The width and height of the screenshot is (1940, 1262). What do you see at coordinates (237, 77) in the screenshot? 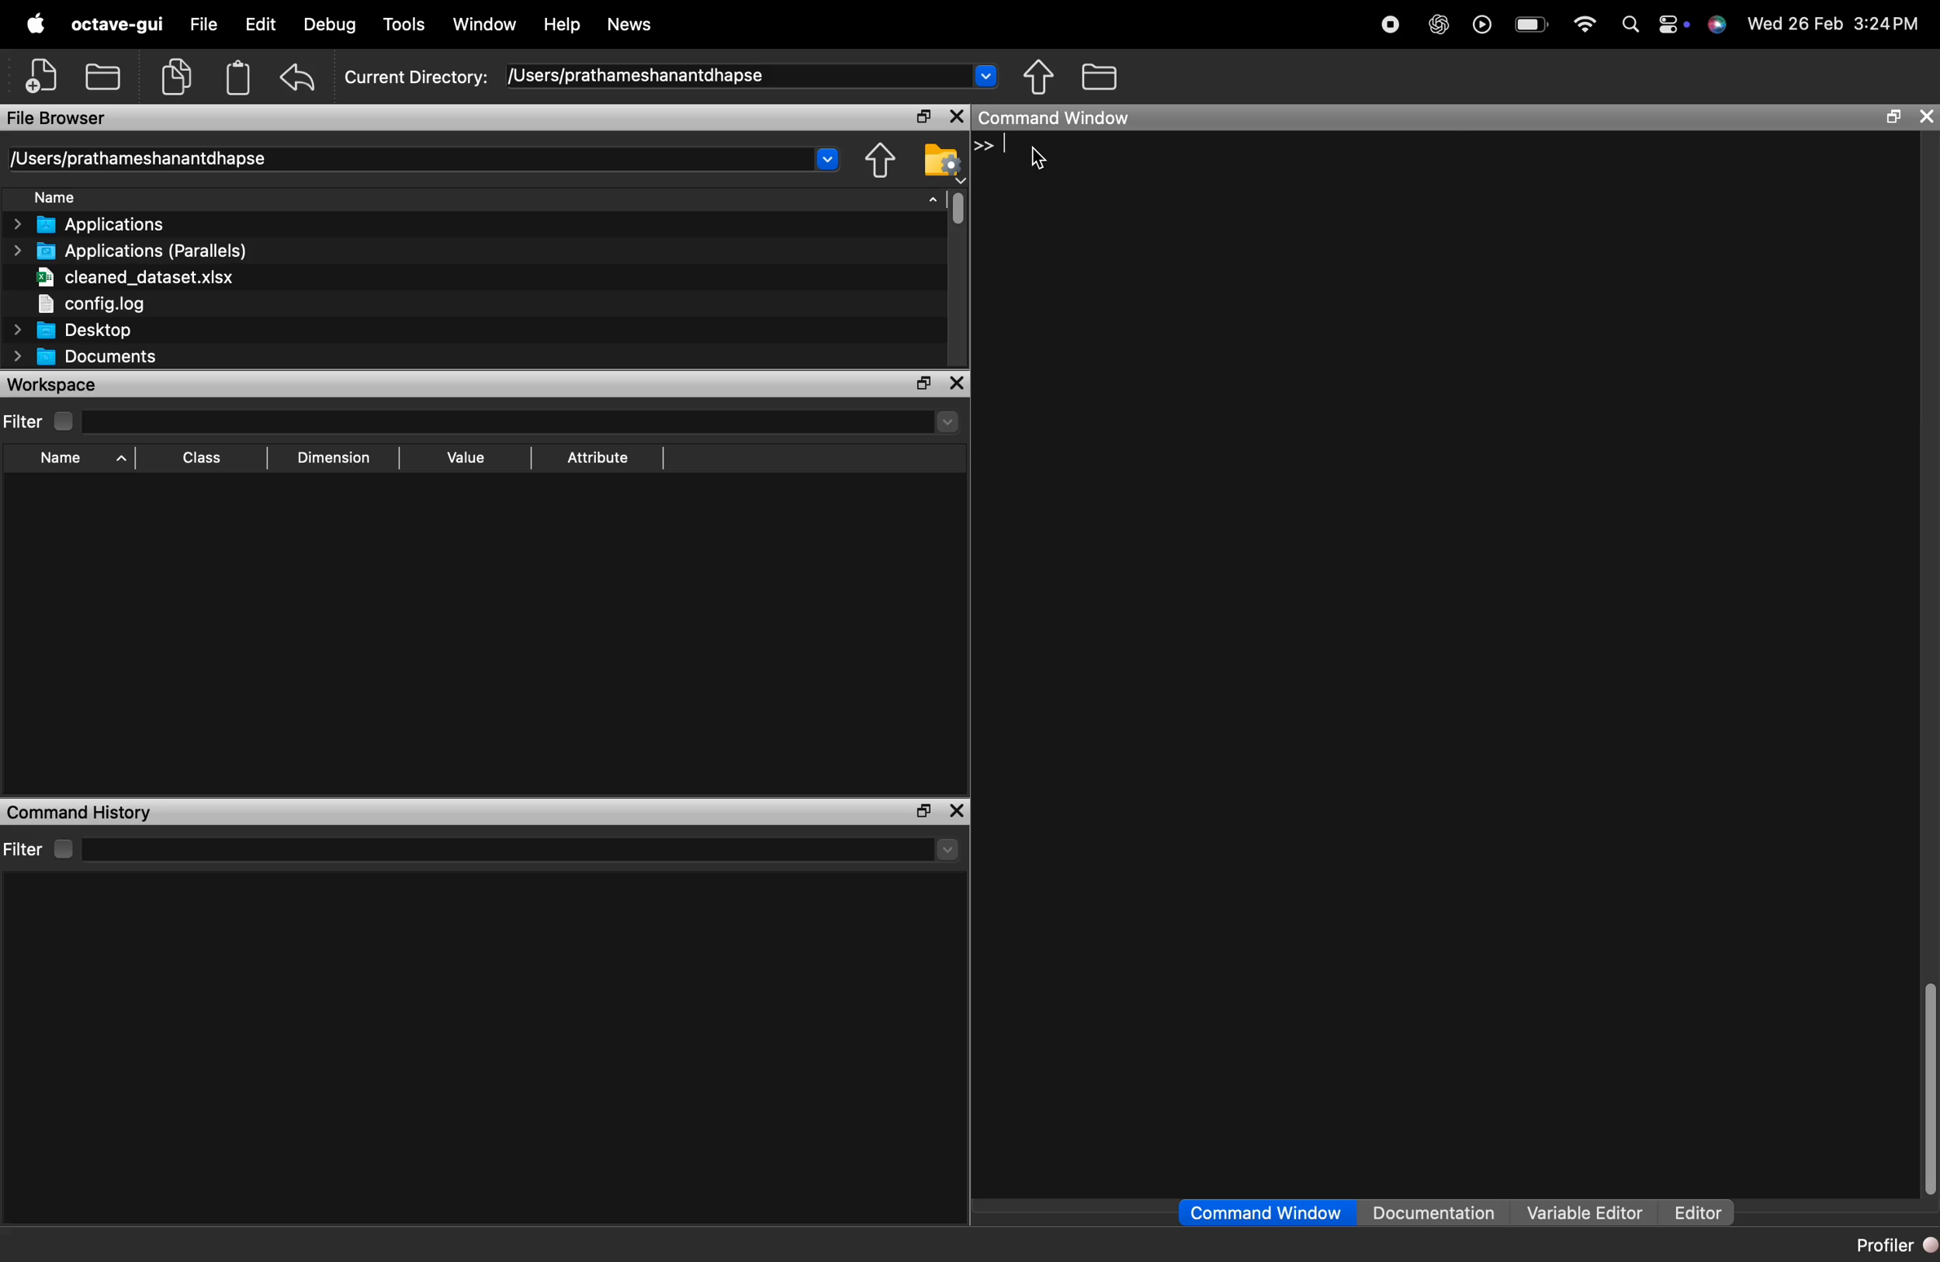
I see `Paste` at bounding box center [237, 77].